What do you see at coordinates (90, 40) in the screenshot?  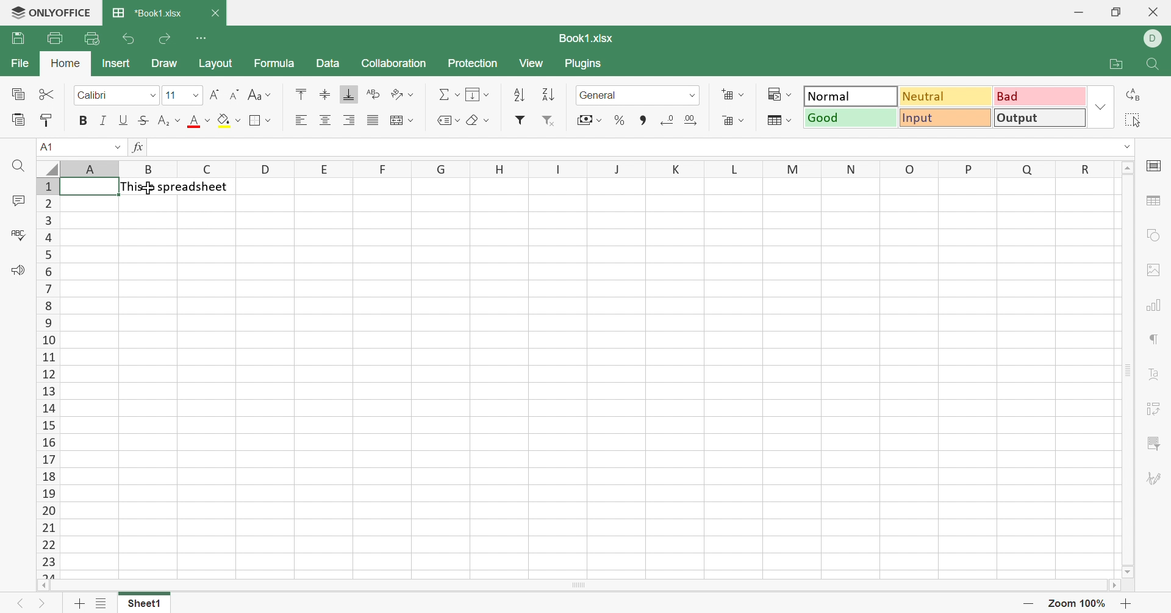 I see `Quick Print` at bounding box center [90, 40].